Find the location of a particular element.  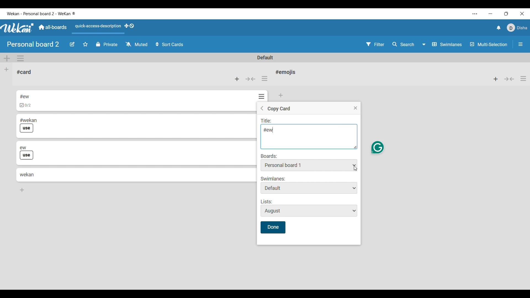

Grammarly extension is located at coordinates (378, 148).